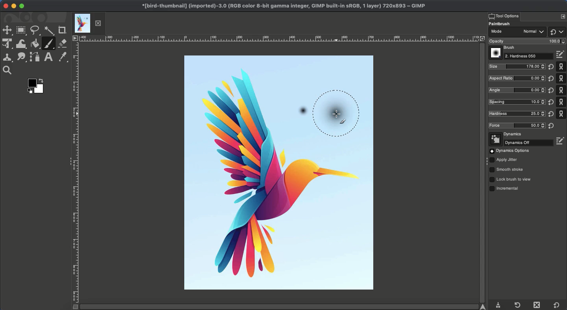 The width and height of the screenshot is (567, 310). I want to click on Default, so click(557, 305).